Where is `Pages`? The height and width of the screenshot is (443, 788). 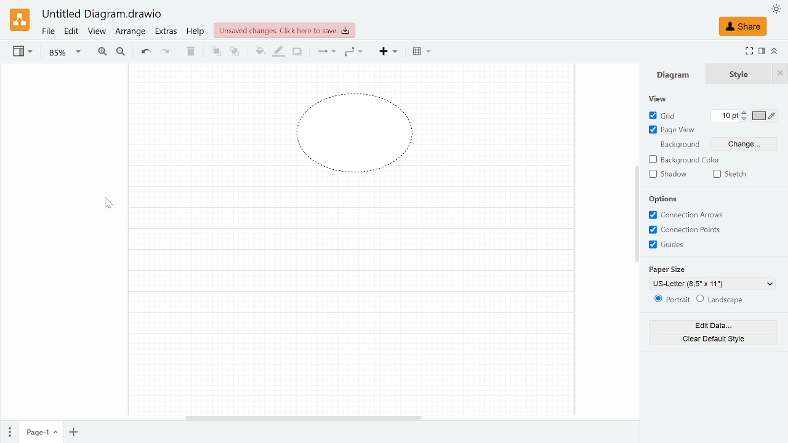
Pages is located at coordinates (10, 431).